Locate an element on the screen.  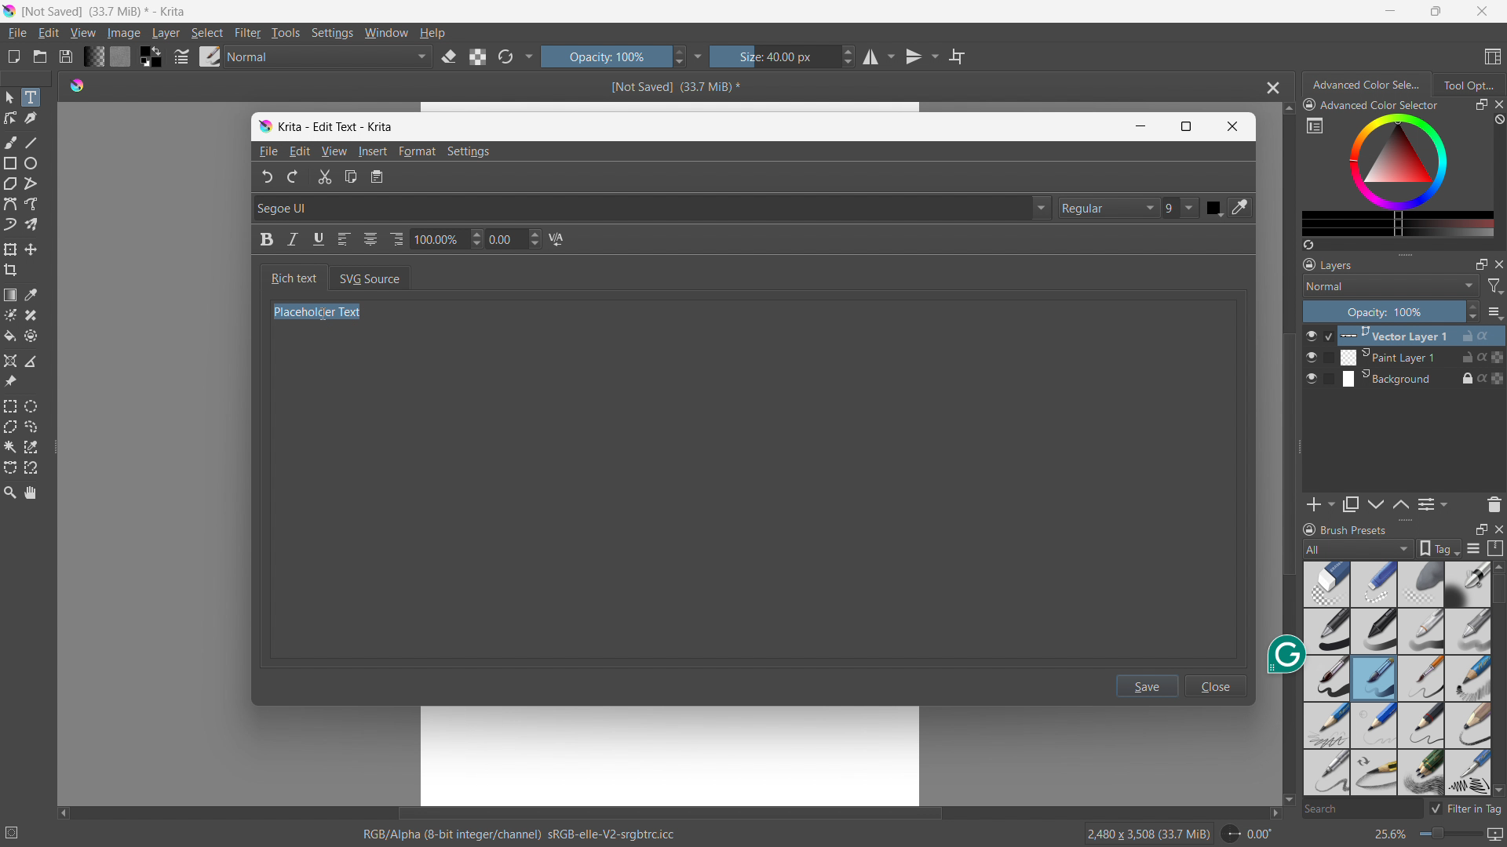
align right is located at coordinates (396, 238).